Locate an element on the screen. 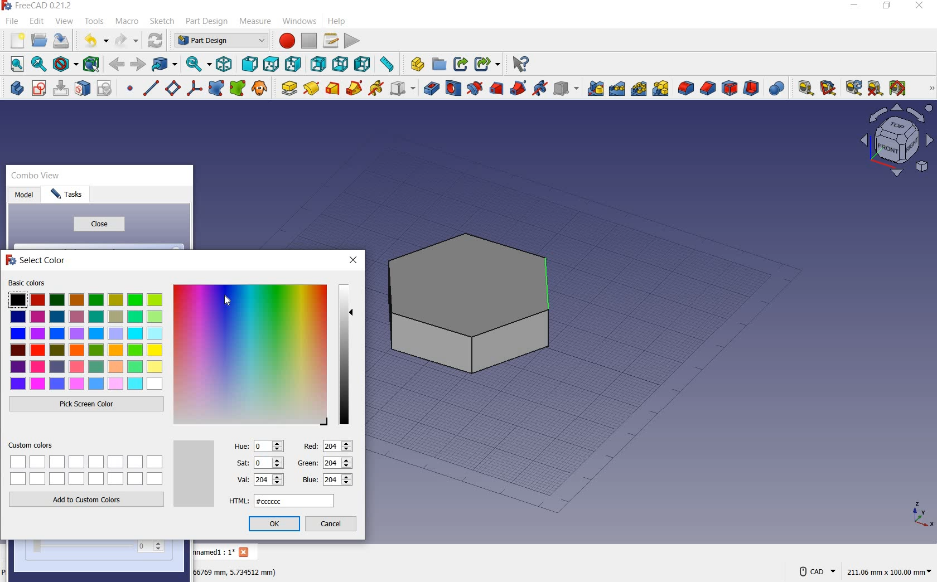 Image resolution: width=937 pixels, height=582 pixels. Part Design (switch between workbenches) is located at coordinates (220, 41).